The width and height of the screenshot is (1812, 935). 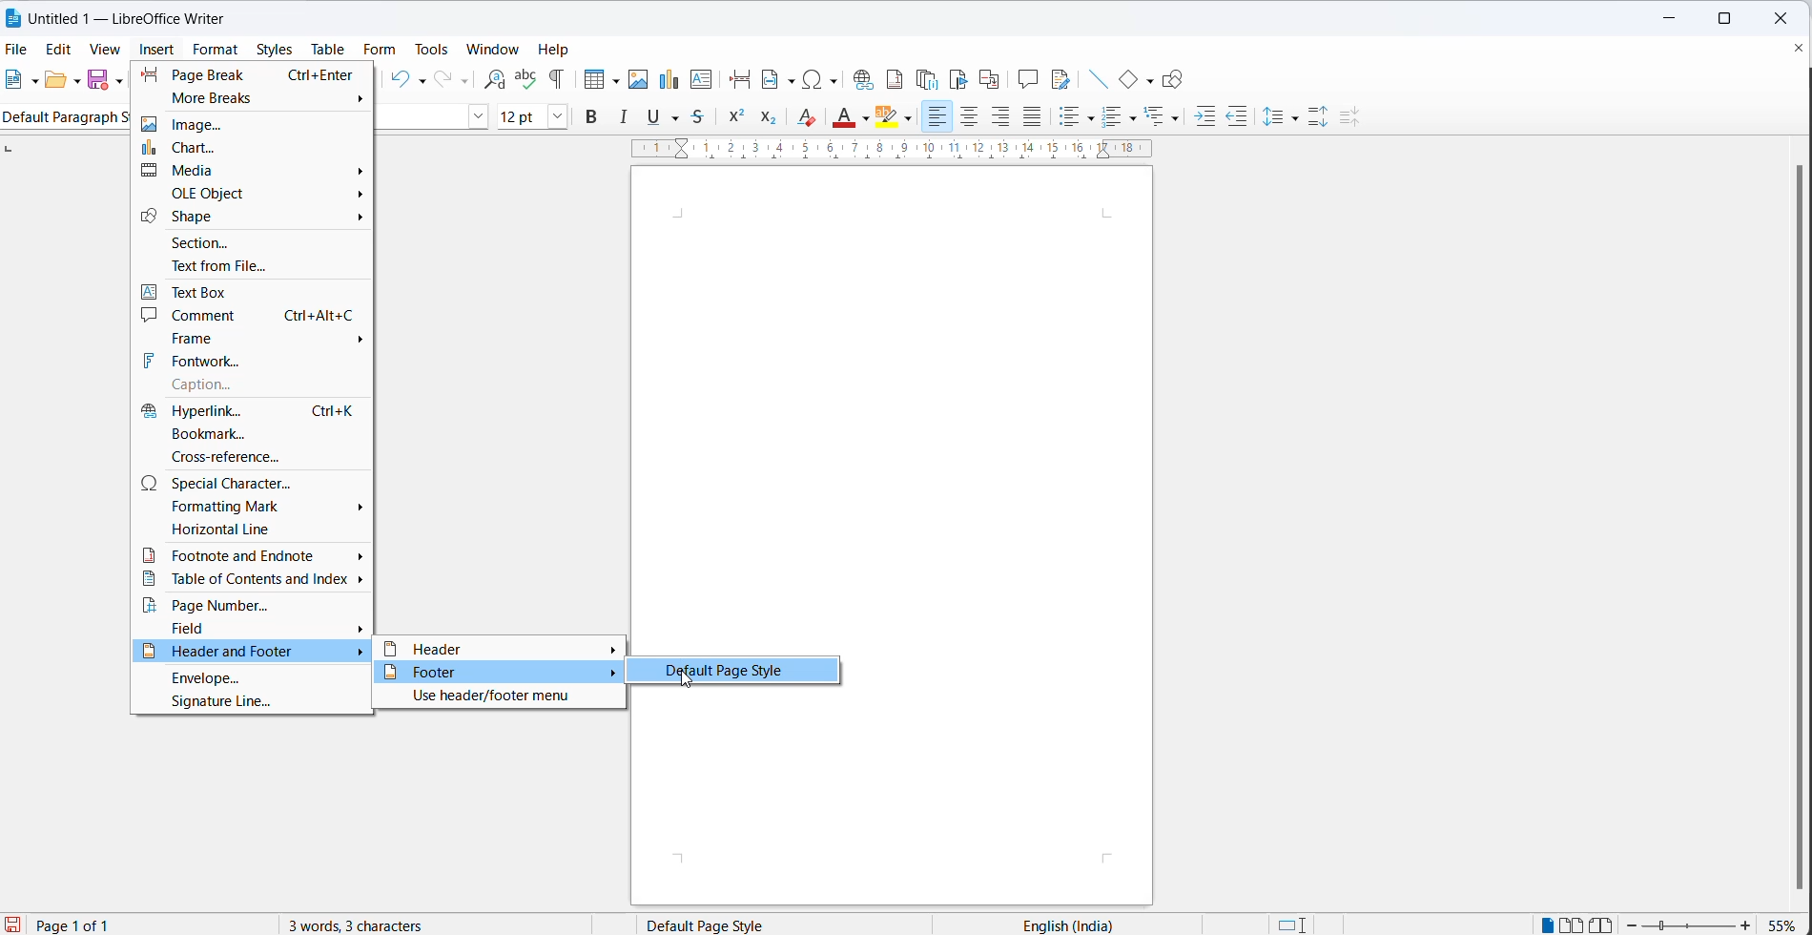 What do you see at coordinates (71, 82) in the screenshot?
I see `open options` at bounding box center [71, 82].